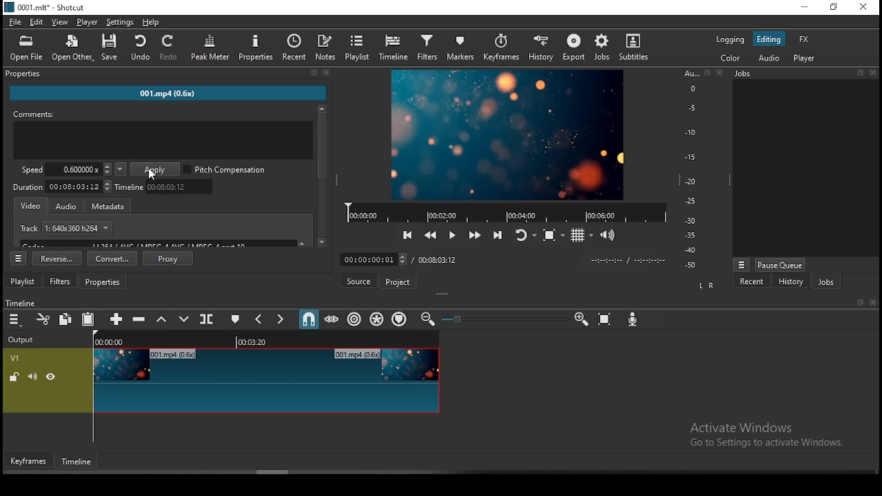 This screenshot has height=496, width=882. I want to click on icon and file name, so click(45, 8).